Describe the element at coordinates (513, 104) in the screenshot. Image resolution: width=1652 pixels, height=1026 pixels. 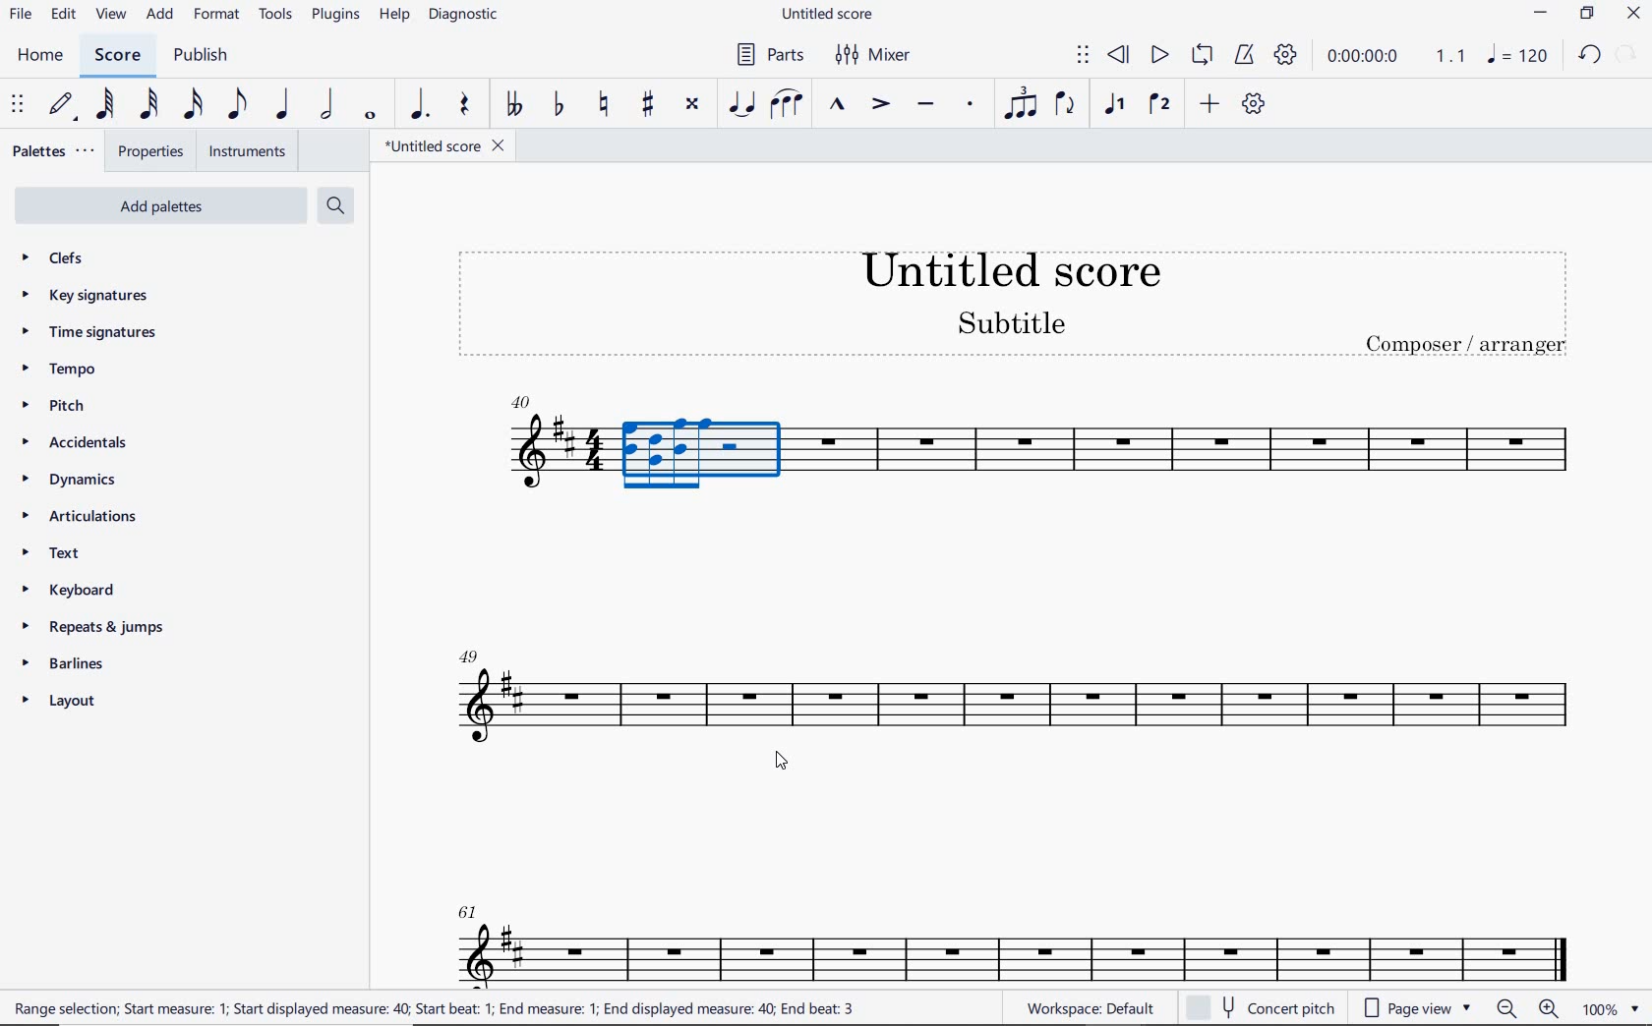
I see `TOGGLE-DOUBLE FLAT` at that location.